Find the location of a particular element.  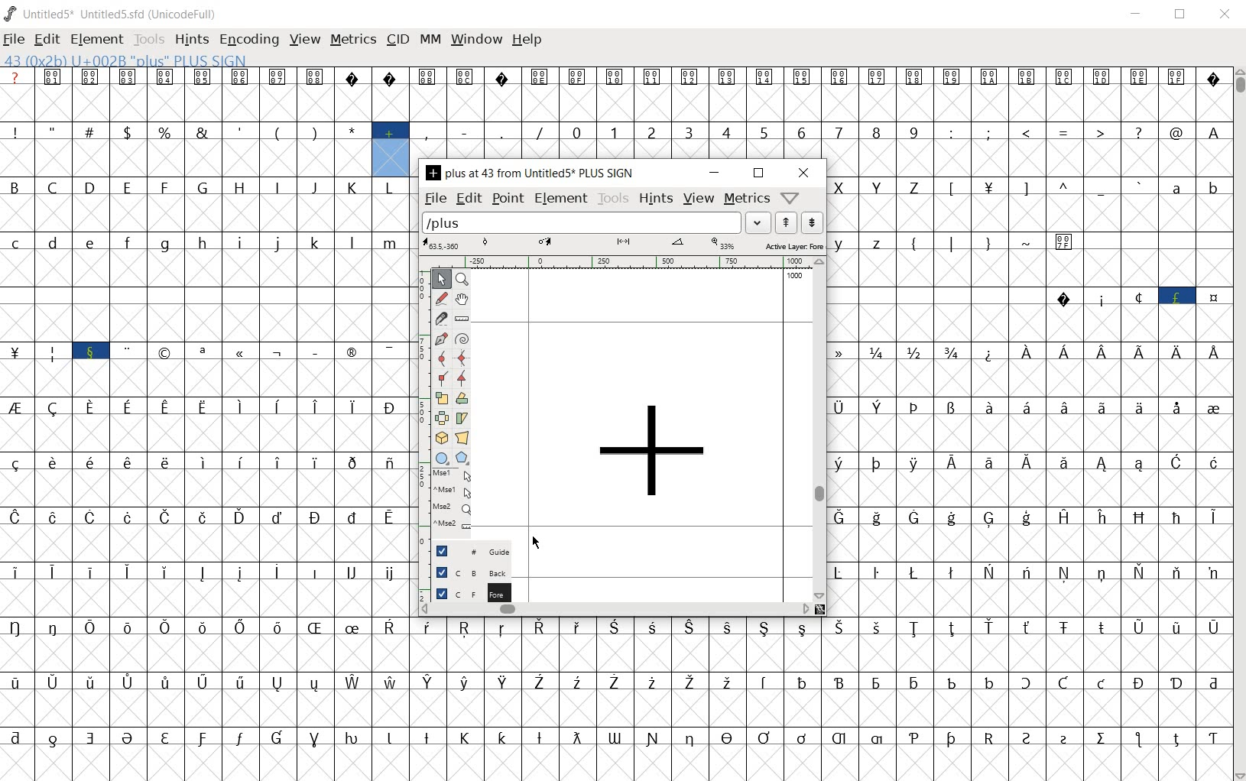

hints is located at coordinates (191, 41).